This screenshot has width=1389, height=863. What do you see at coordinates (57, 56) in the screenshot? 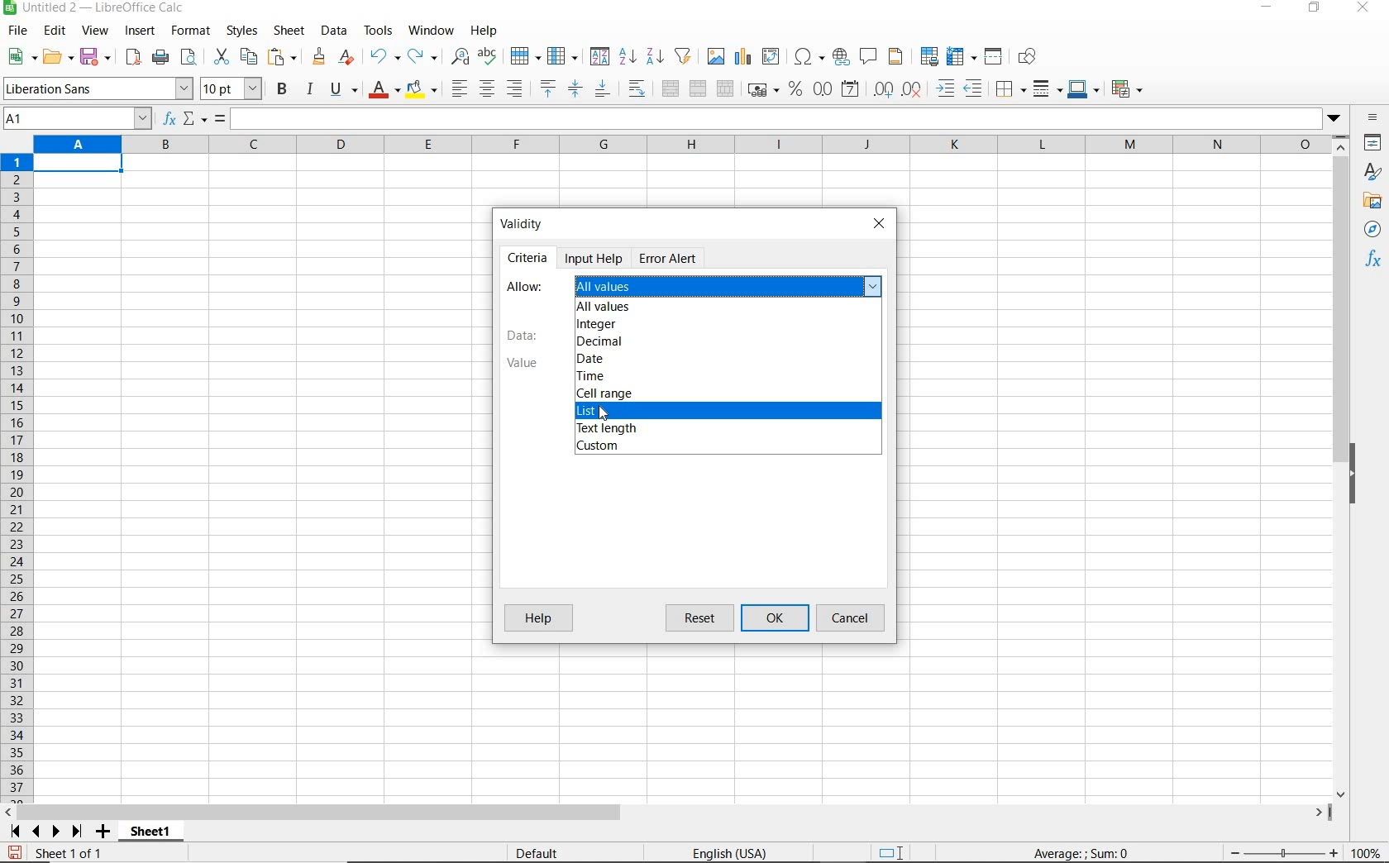
I see `open` at bounding box center [57, 56].